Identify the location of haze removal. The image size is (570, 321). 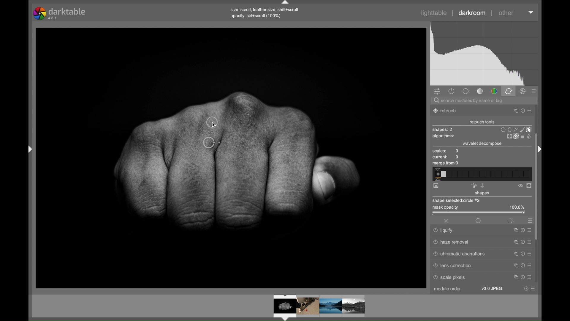
(452, 242).